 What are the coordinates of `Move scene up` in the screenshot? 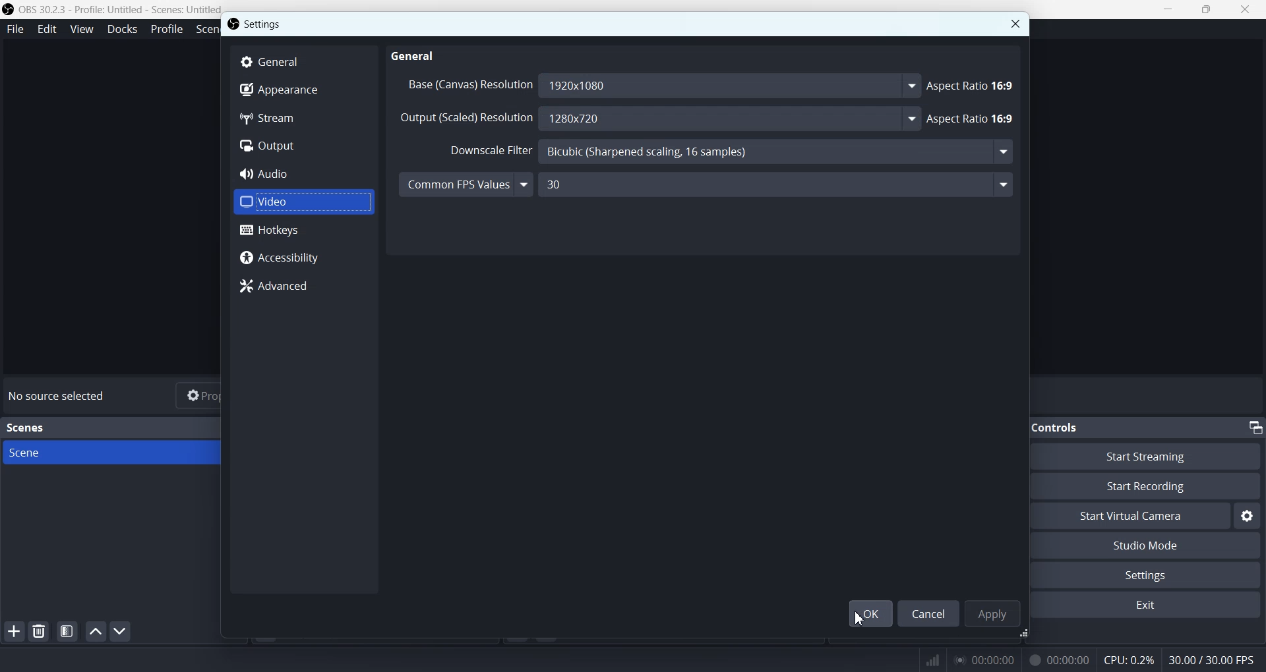 It's located at (96, 631).